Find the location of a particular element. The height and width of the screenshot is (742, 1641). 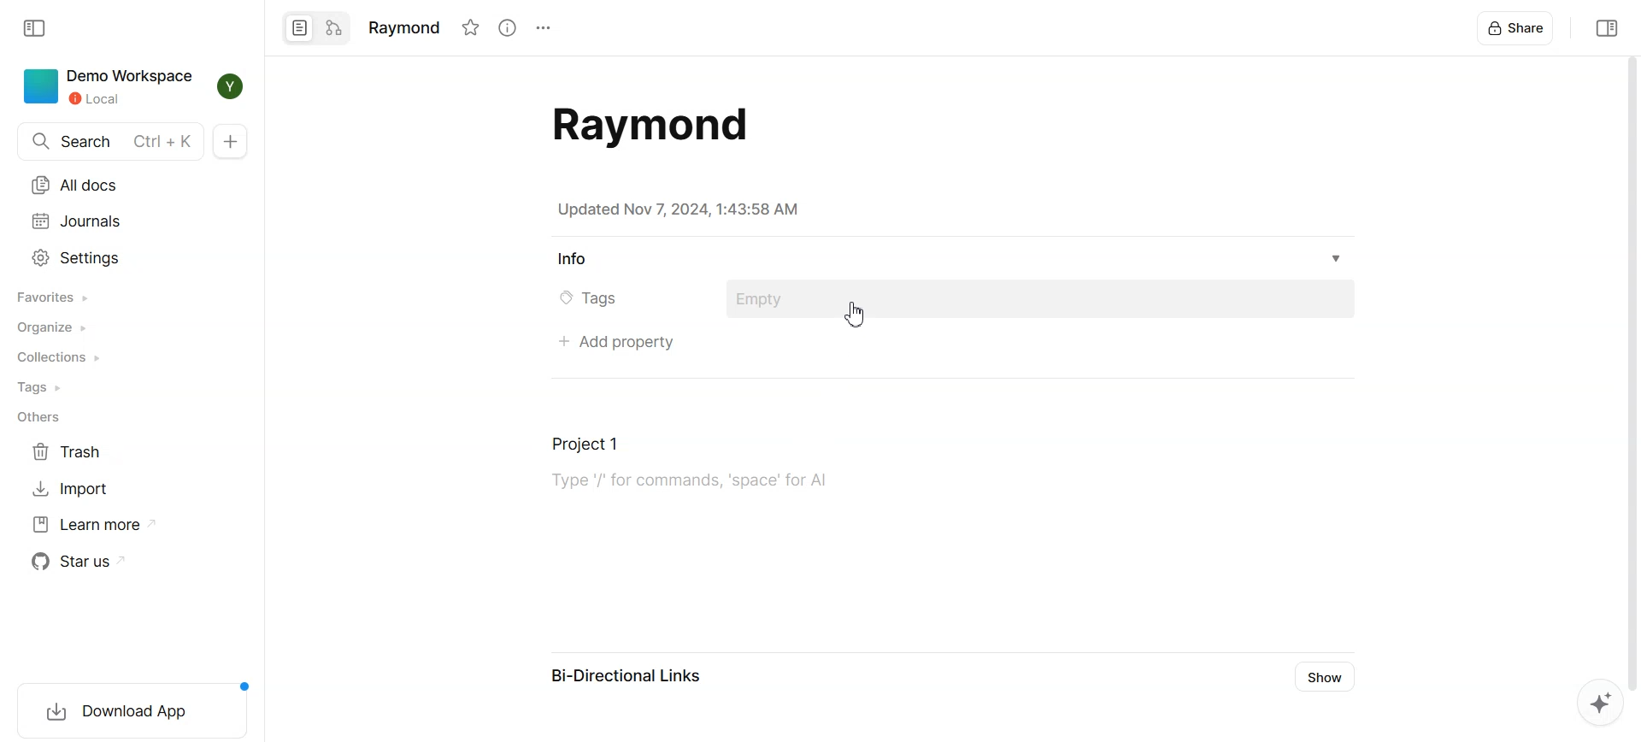

Bi-Directional Links is located at coordinates (627, 679).